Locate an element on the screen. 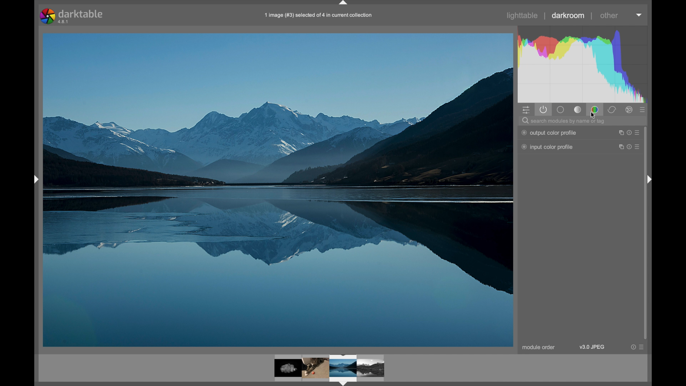 The height and width of the screenshot is (386, 686). histogram is located at coordinates (581, 64).